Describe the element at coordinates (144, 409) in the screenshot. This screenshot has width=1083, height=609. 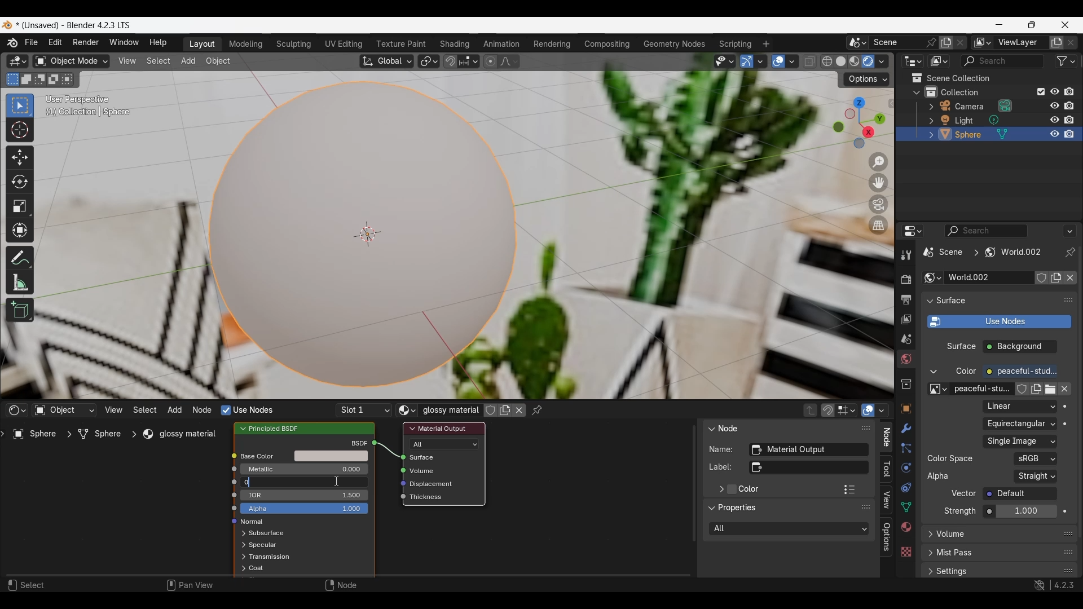
I see `Select menu` at that location.